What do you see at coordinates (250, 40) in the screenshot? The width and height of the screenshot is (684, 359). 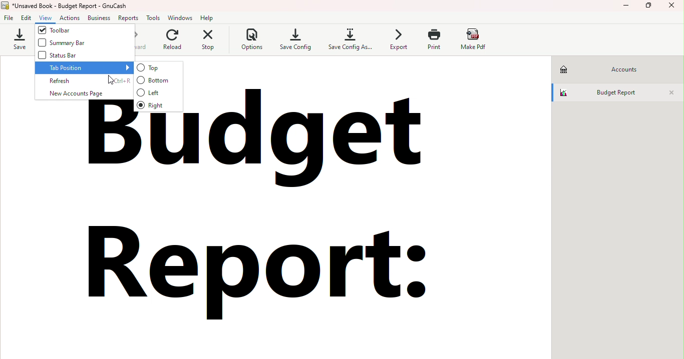 I see `Options` at bounding box center [250, 40].